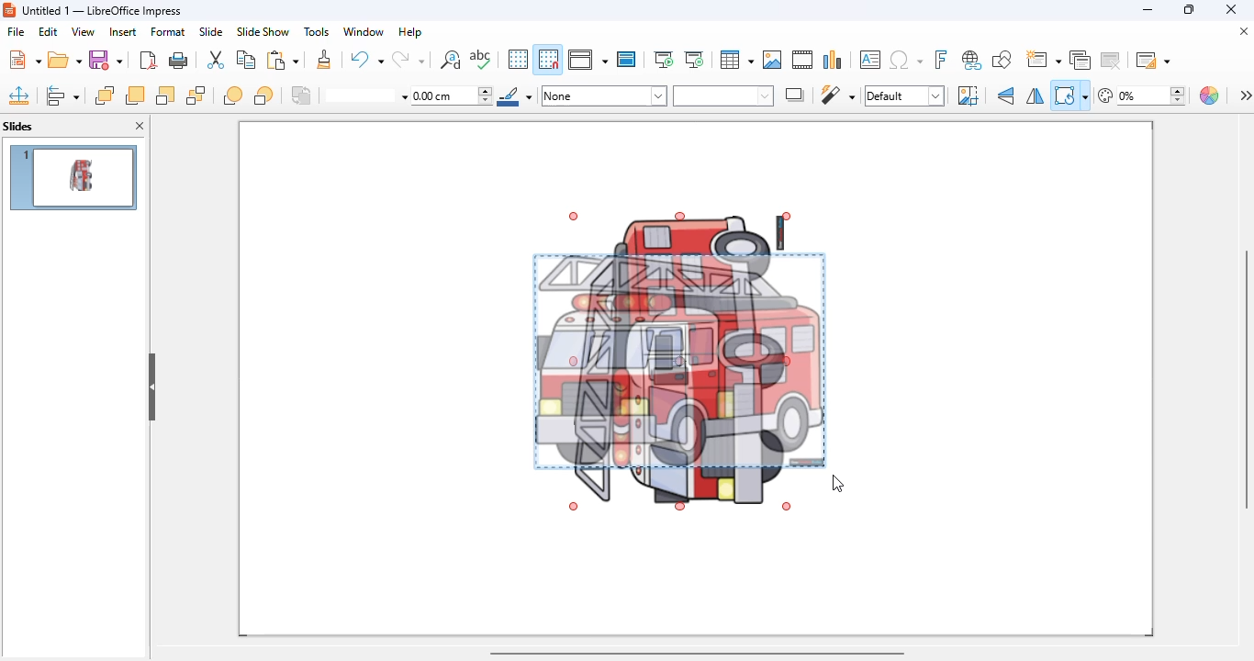 Image resolution: width=1254 pixels, height=661 pixels. Describe the element at coordinates (968, 95) in the screenshot. I see `crop image` at that location.